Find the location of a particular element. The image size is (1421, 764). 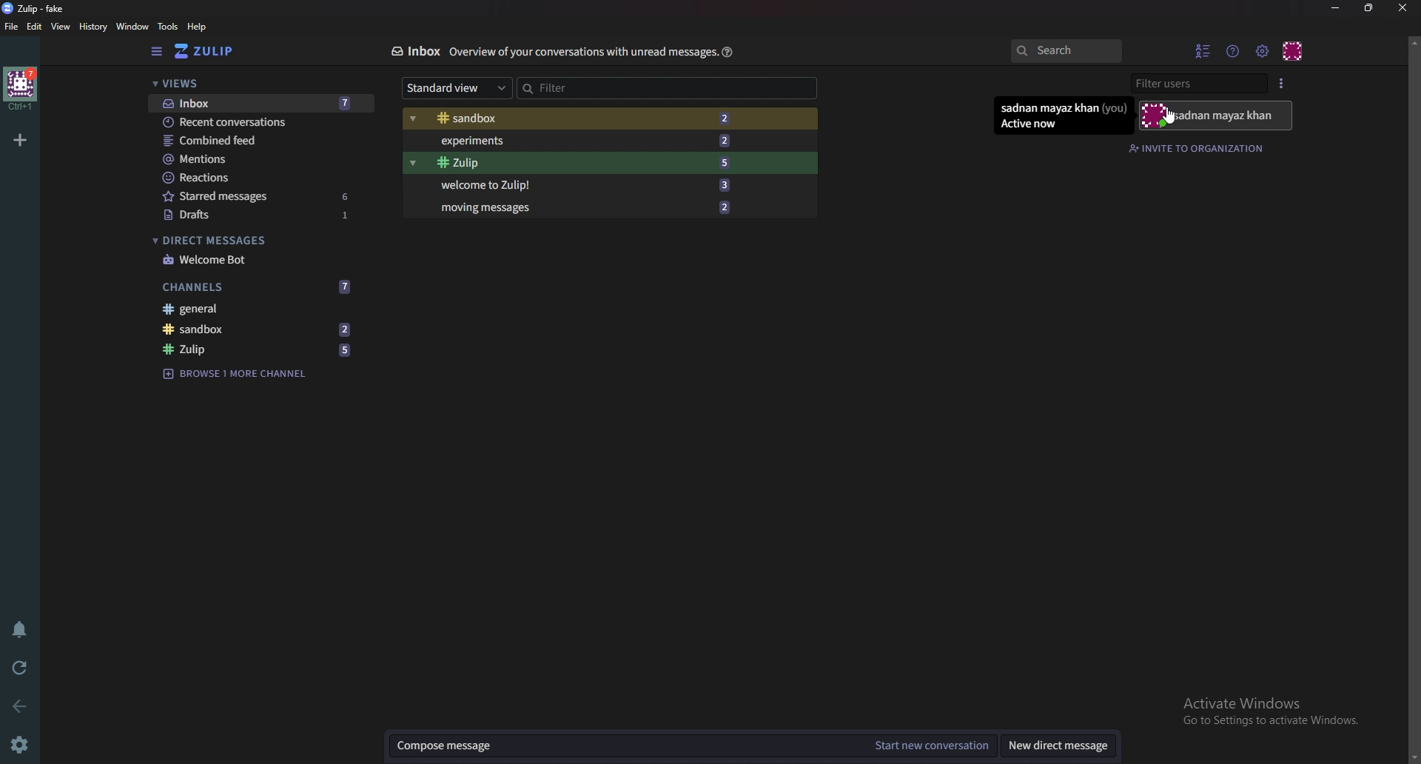

views is located at coordinates (258, 84).